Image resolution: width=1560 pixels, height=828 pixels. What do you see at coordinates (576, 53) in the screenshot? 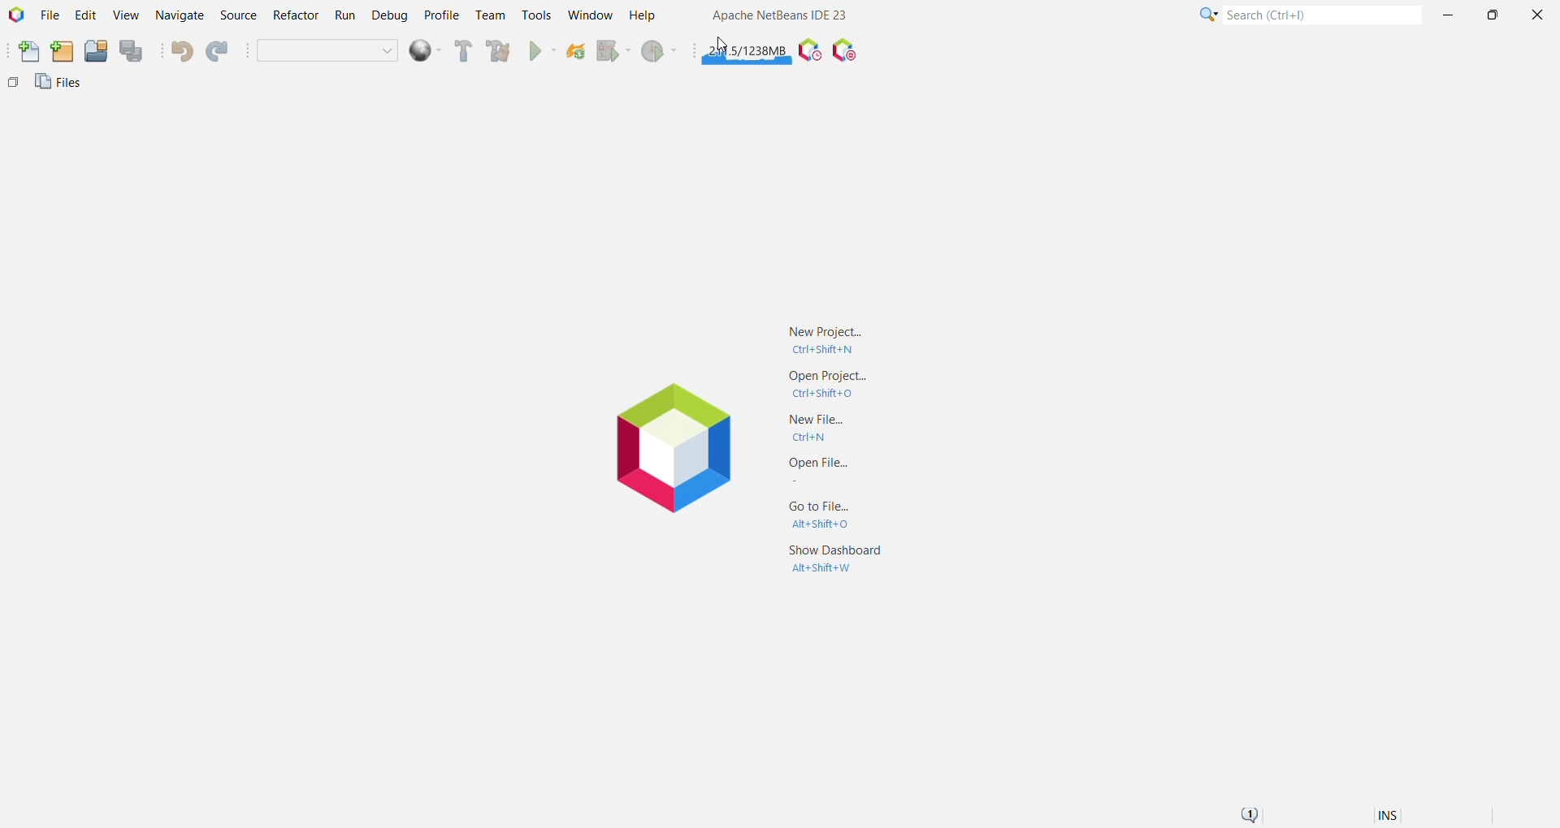
I see `Reload` at bounding box center [576, 53].